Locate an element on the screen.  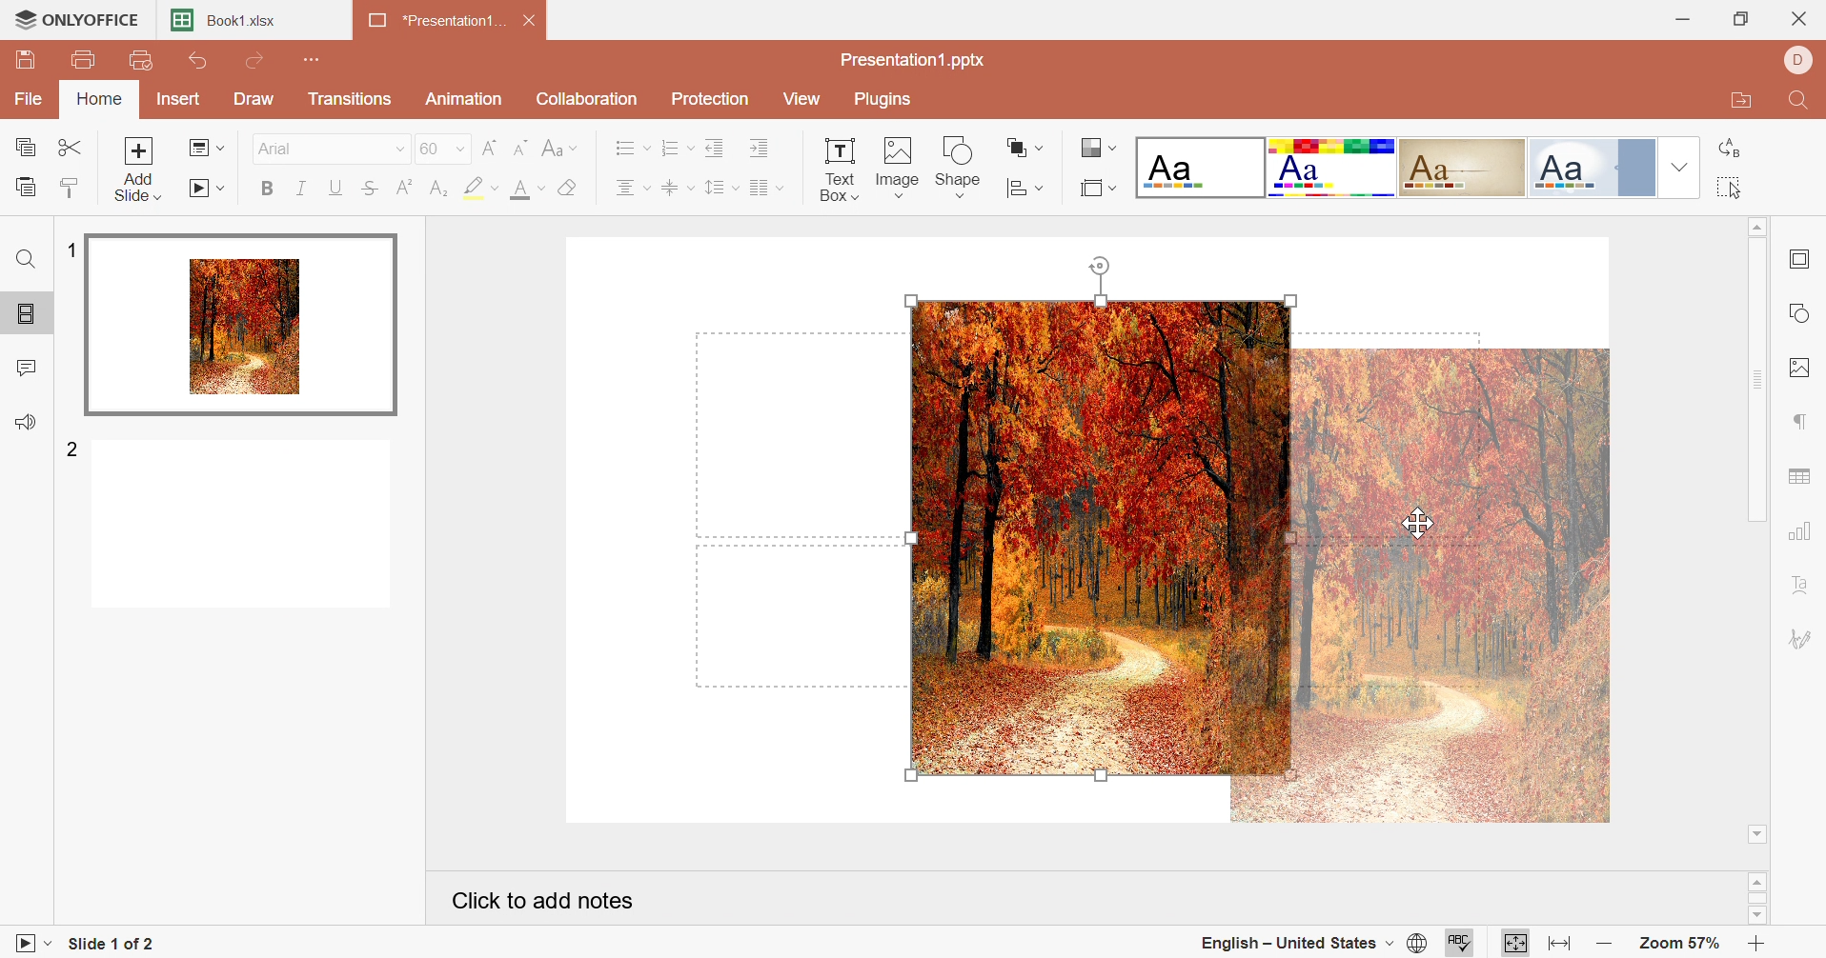
Minimize is located at coordinates (1674, 17).